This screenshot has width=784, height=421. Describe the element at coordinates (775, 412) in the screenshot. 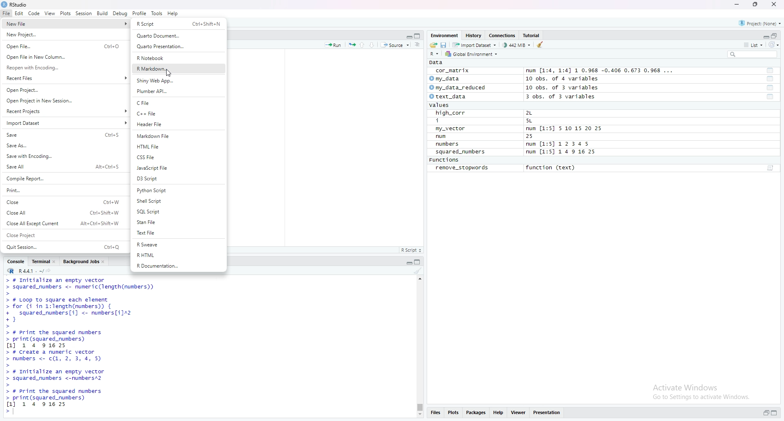

I see `maximize` at that location.